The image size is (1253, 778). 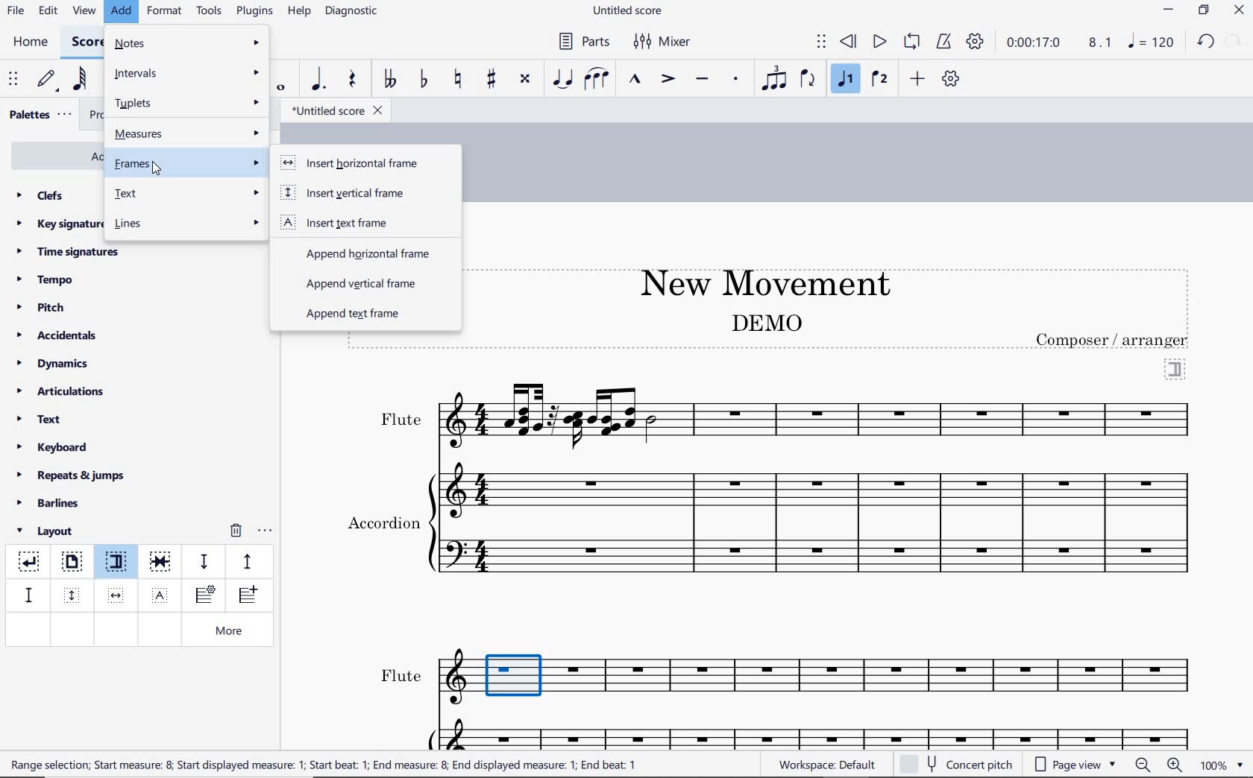 What do you see at coordinates (57, 364) in the screenshot?
I see `dynamics` at bounding box center [57, 364].